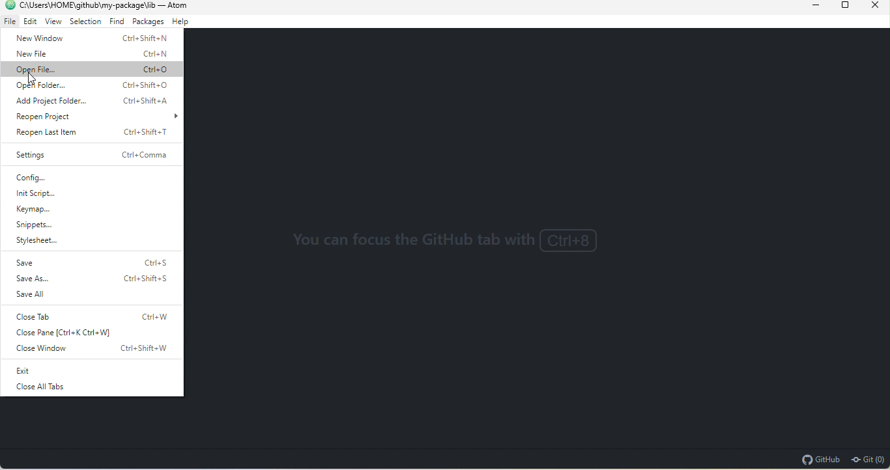 Image resolution: width=890 pixels, height=470 pixels. What do you see at coordinates (820, 459) in the screenshot?
I see `github` at bounding box center [820, 459].